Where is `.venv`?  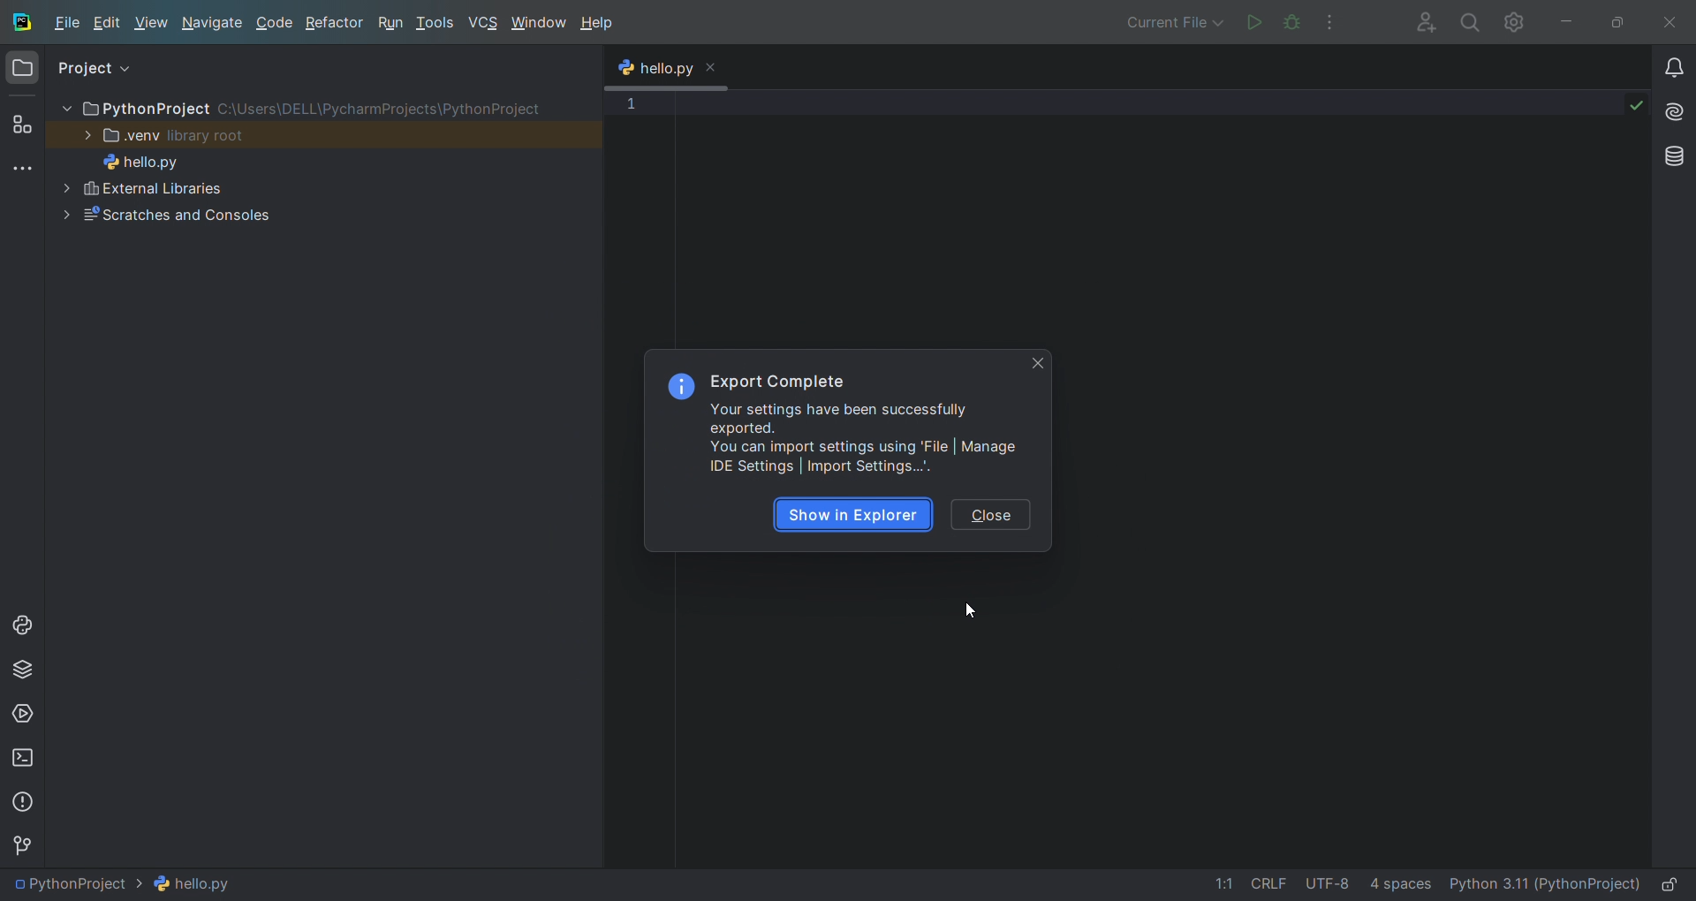 .venv is located at coordinates (168, 134).